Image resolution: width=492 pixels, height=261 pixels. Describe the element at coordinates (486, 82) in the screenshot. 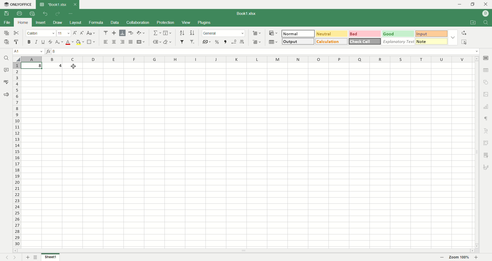

I see `object settings` at that location.